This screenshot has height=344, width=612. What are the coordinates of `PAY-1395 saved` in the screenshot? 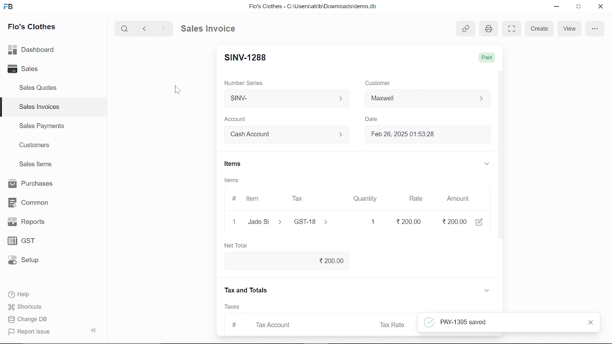 It's located at (508, 322).